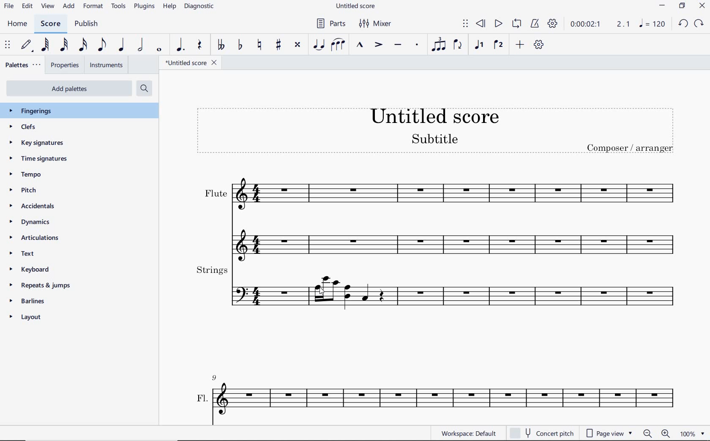 The width and height of the screenshot is (710, 441). Describe the element at coordinates (95, 7) in the screenshot. I see `format` at that location.